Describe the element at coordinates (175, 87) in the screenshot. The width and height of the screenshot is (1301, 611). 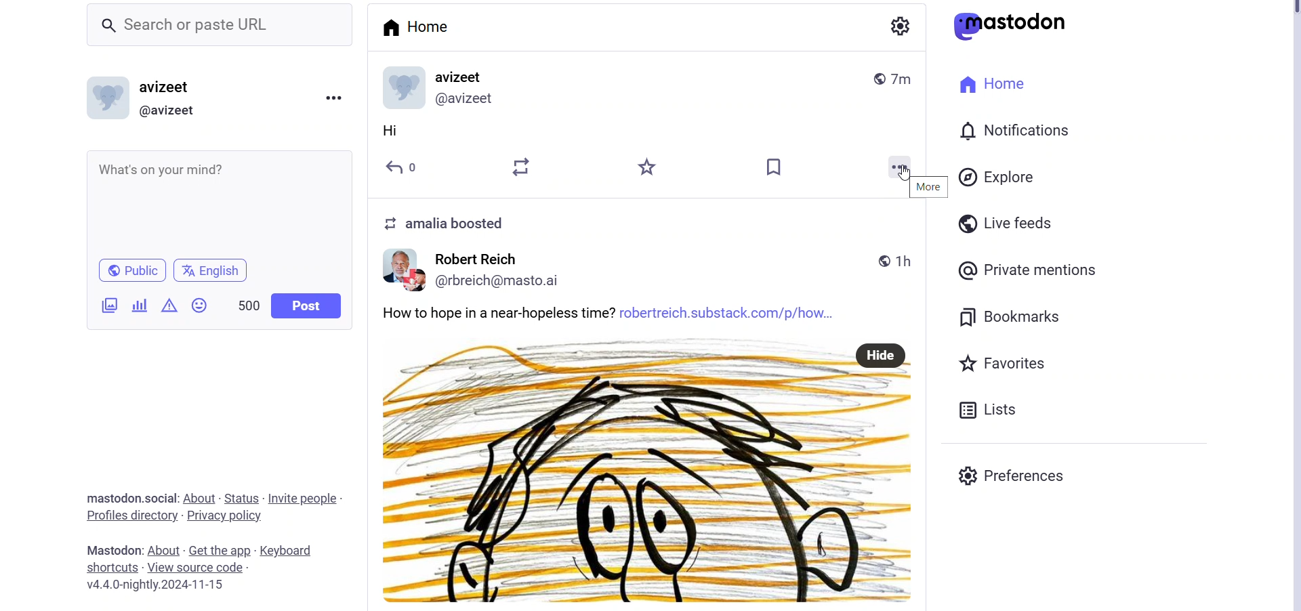
I see `User` at that location.